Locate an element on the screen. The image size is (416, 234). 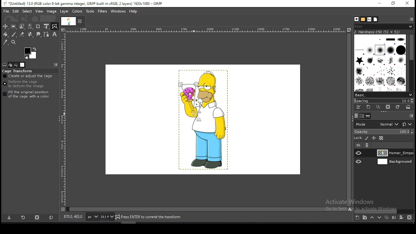
smudge tool is located at coordinates (38, 34).